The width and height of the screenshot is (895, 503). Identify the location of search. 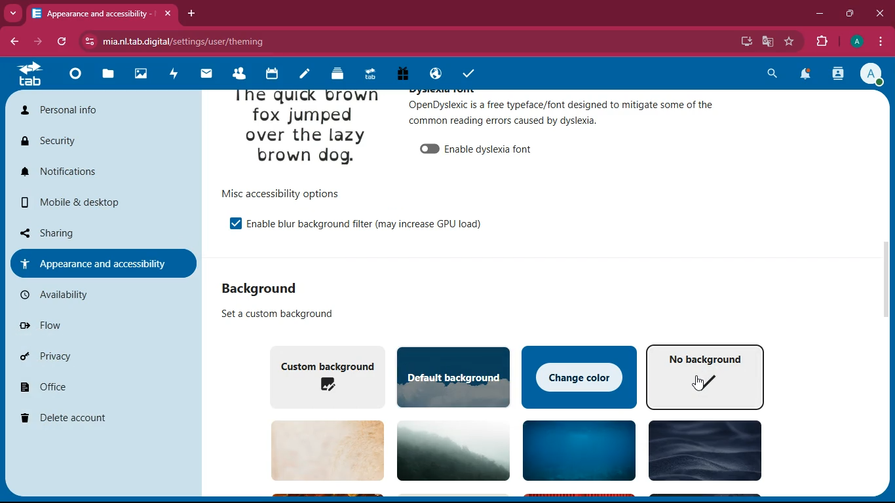
(774, 73).